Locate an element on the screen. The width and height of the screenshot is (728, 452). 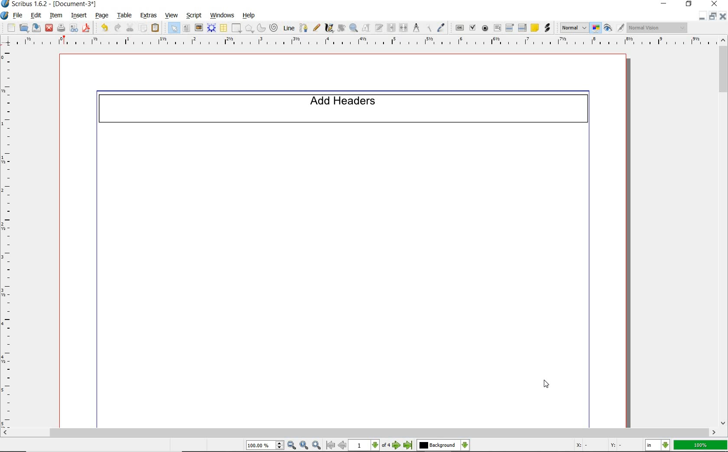
zoom out is located at coordinates (292, 446).